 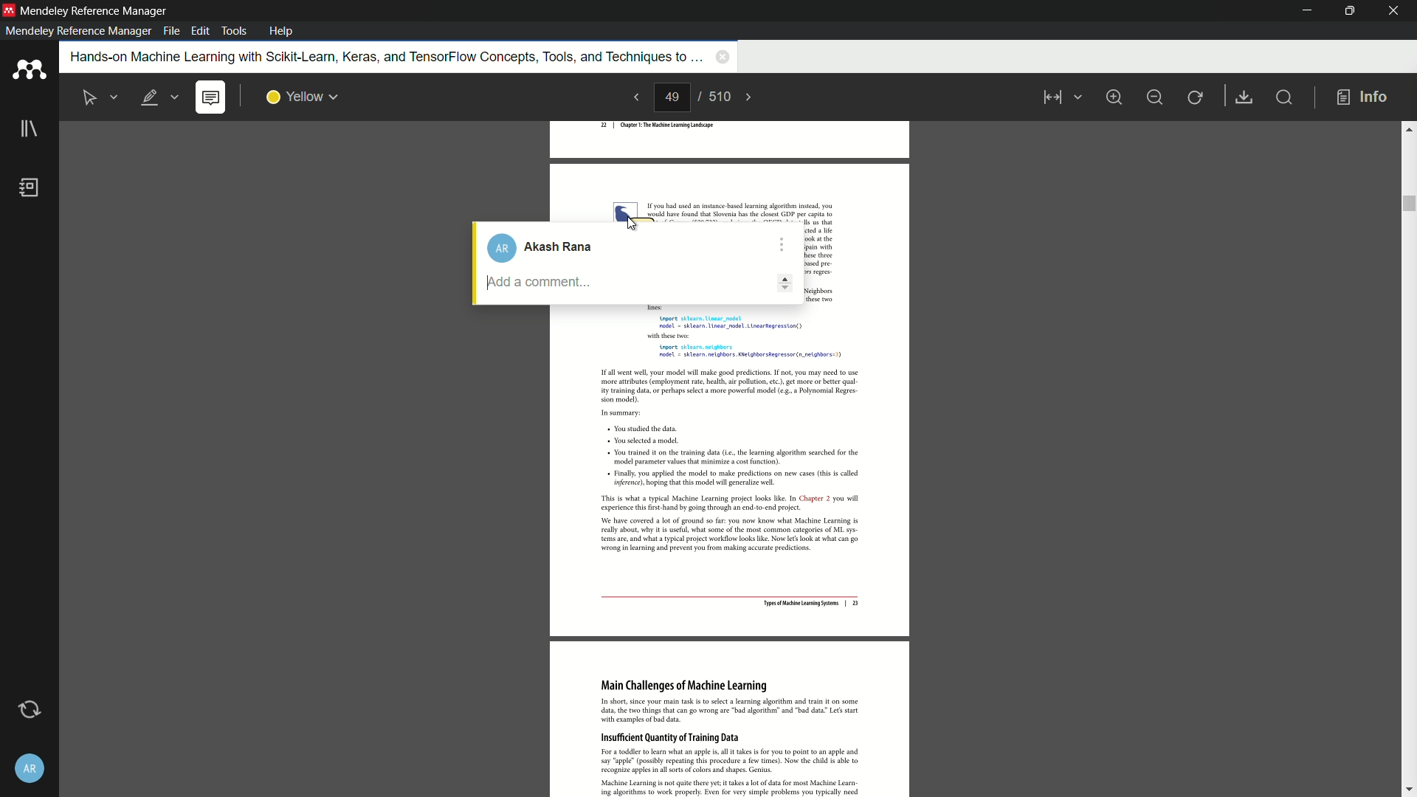 What do you see at coordinates (1394, 11) in the screenshot?
I see `close app` at bounding box center [1394, 11].